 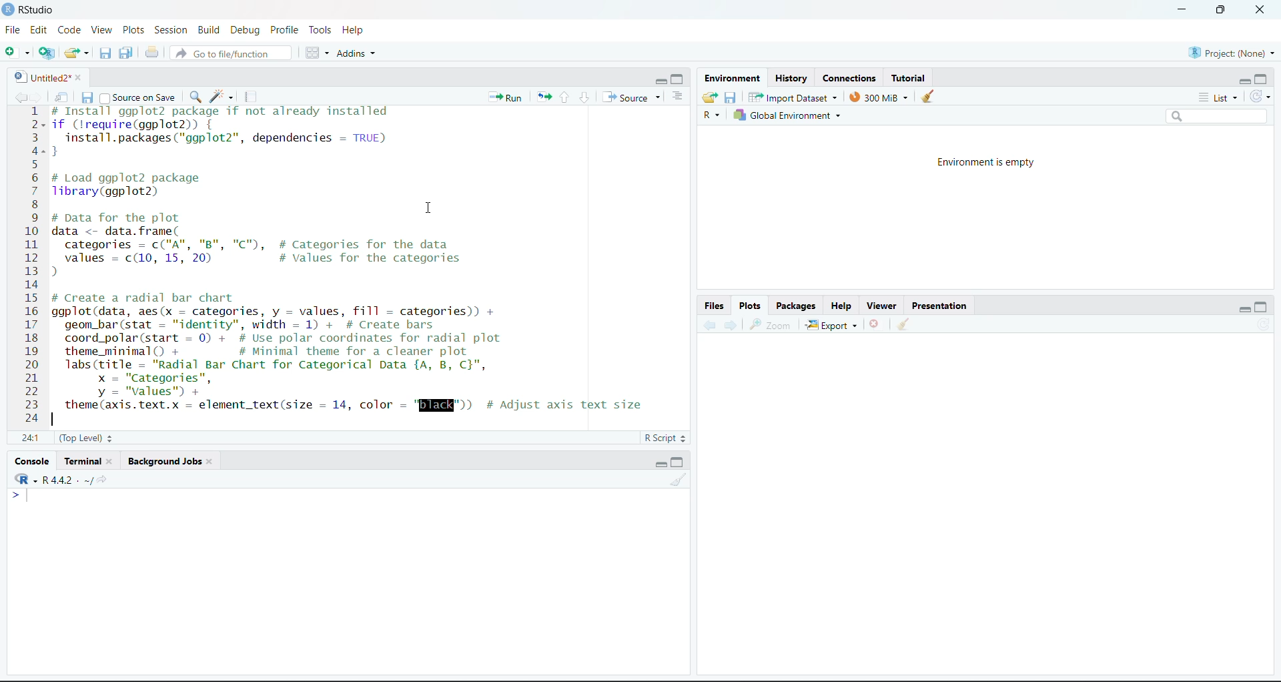 I want to click on workspace pane, so click(x=317, y=53).